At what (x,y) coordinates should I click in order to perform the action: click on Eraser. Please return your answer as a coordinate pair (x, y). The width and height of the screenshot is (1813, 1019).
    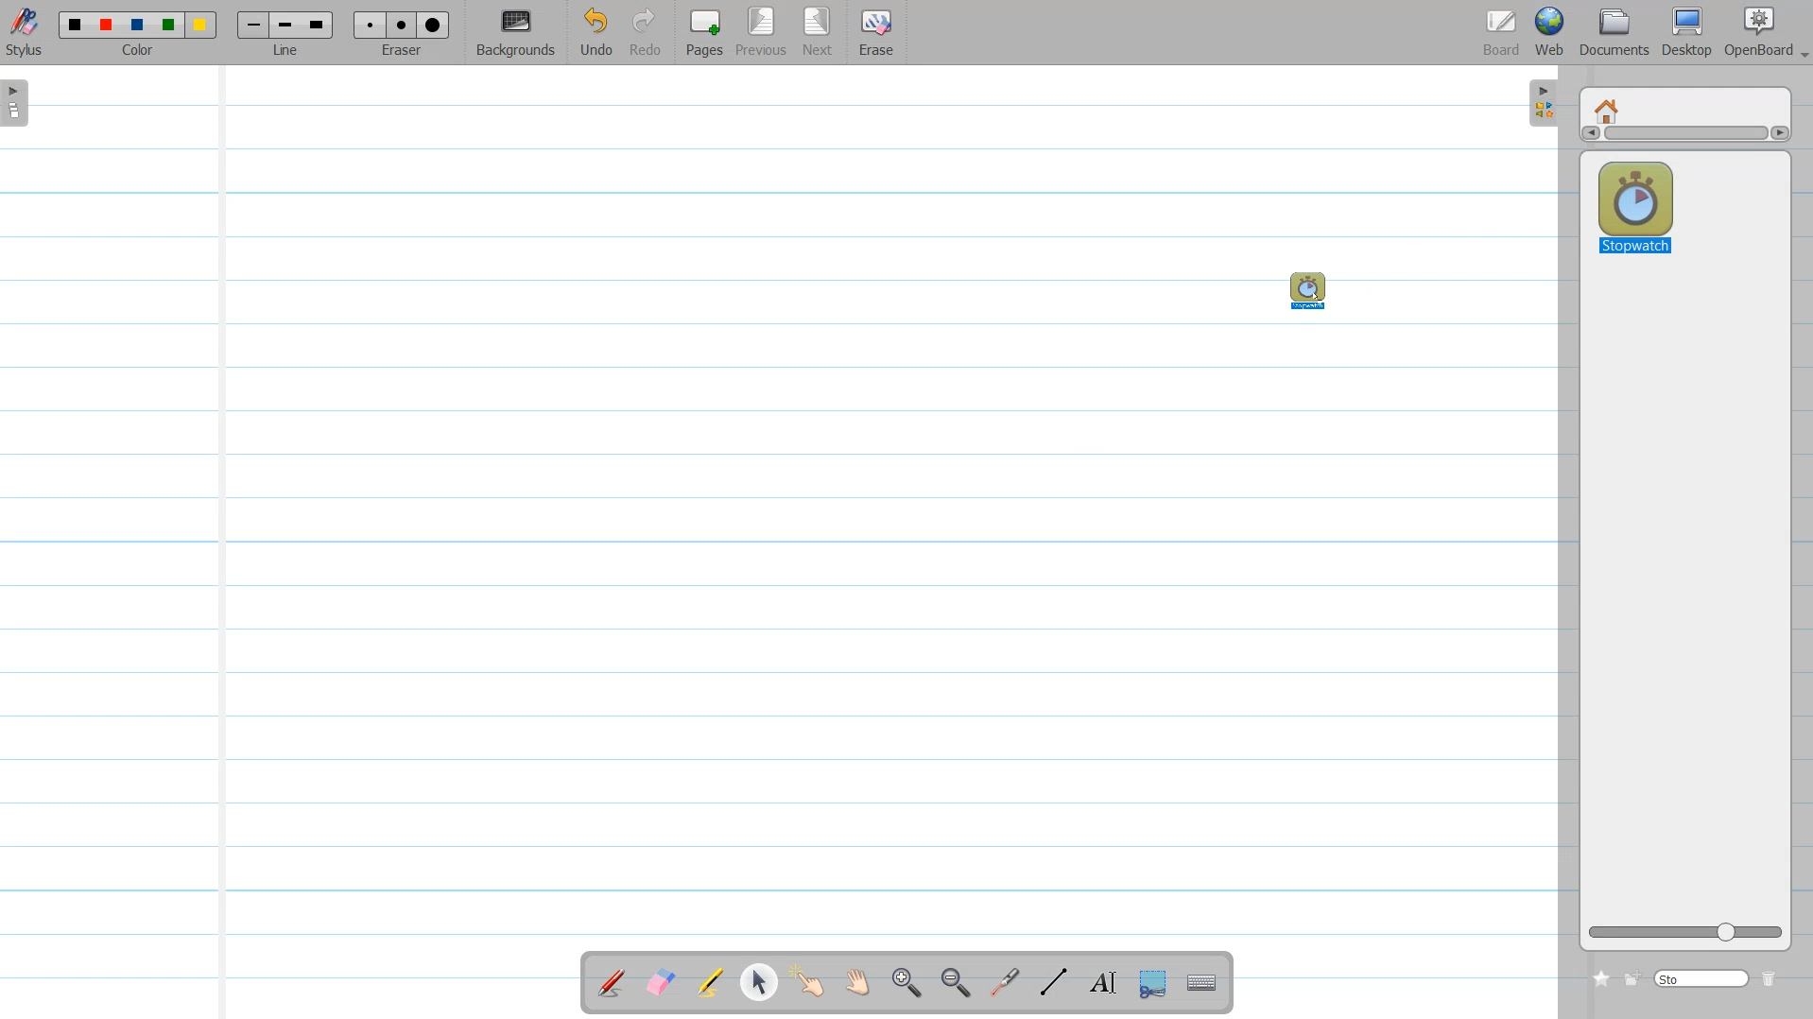
    Looking at the image, I should click on (403, 33).